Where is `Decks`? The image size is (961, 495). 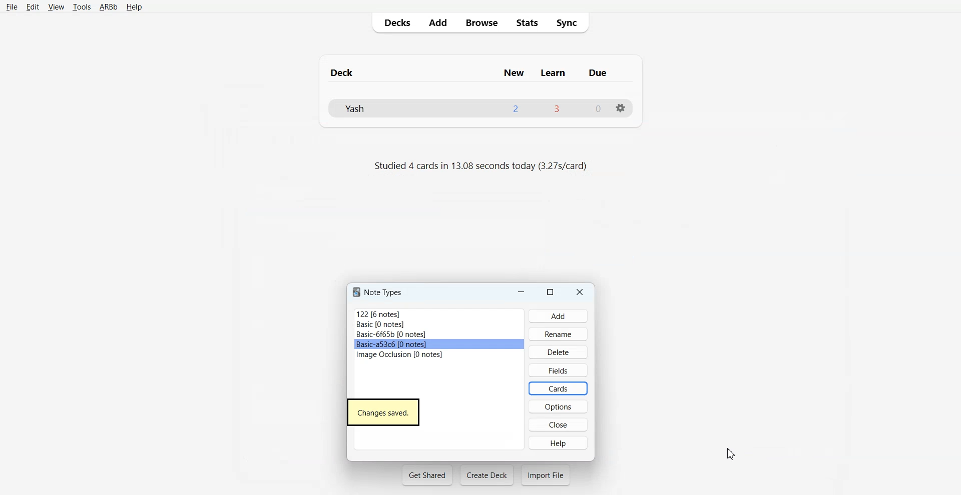 Decks is located at coordinates (395, 22).